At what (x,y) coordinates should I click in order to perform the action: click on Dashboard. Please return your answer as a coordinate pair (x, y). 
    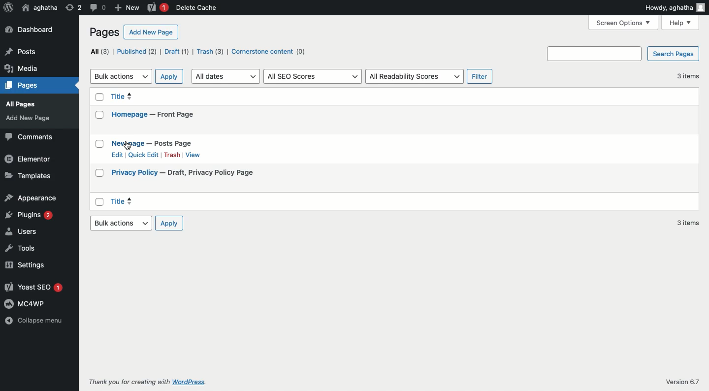
    Looking at the image, I should click on (31, 30).